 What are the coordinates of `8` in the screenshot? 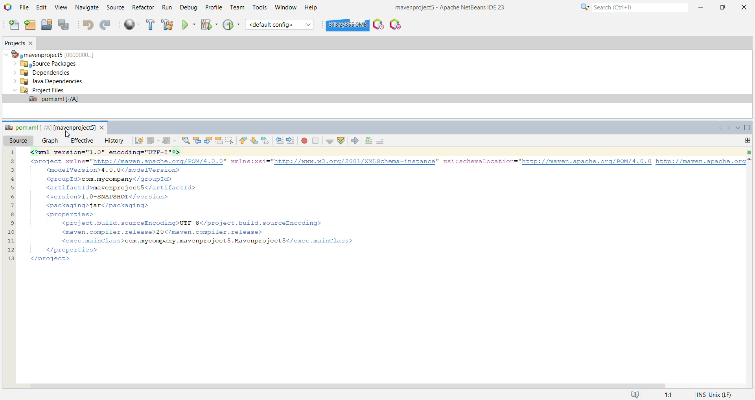 It's located at (11, 213).